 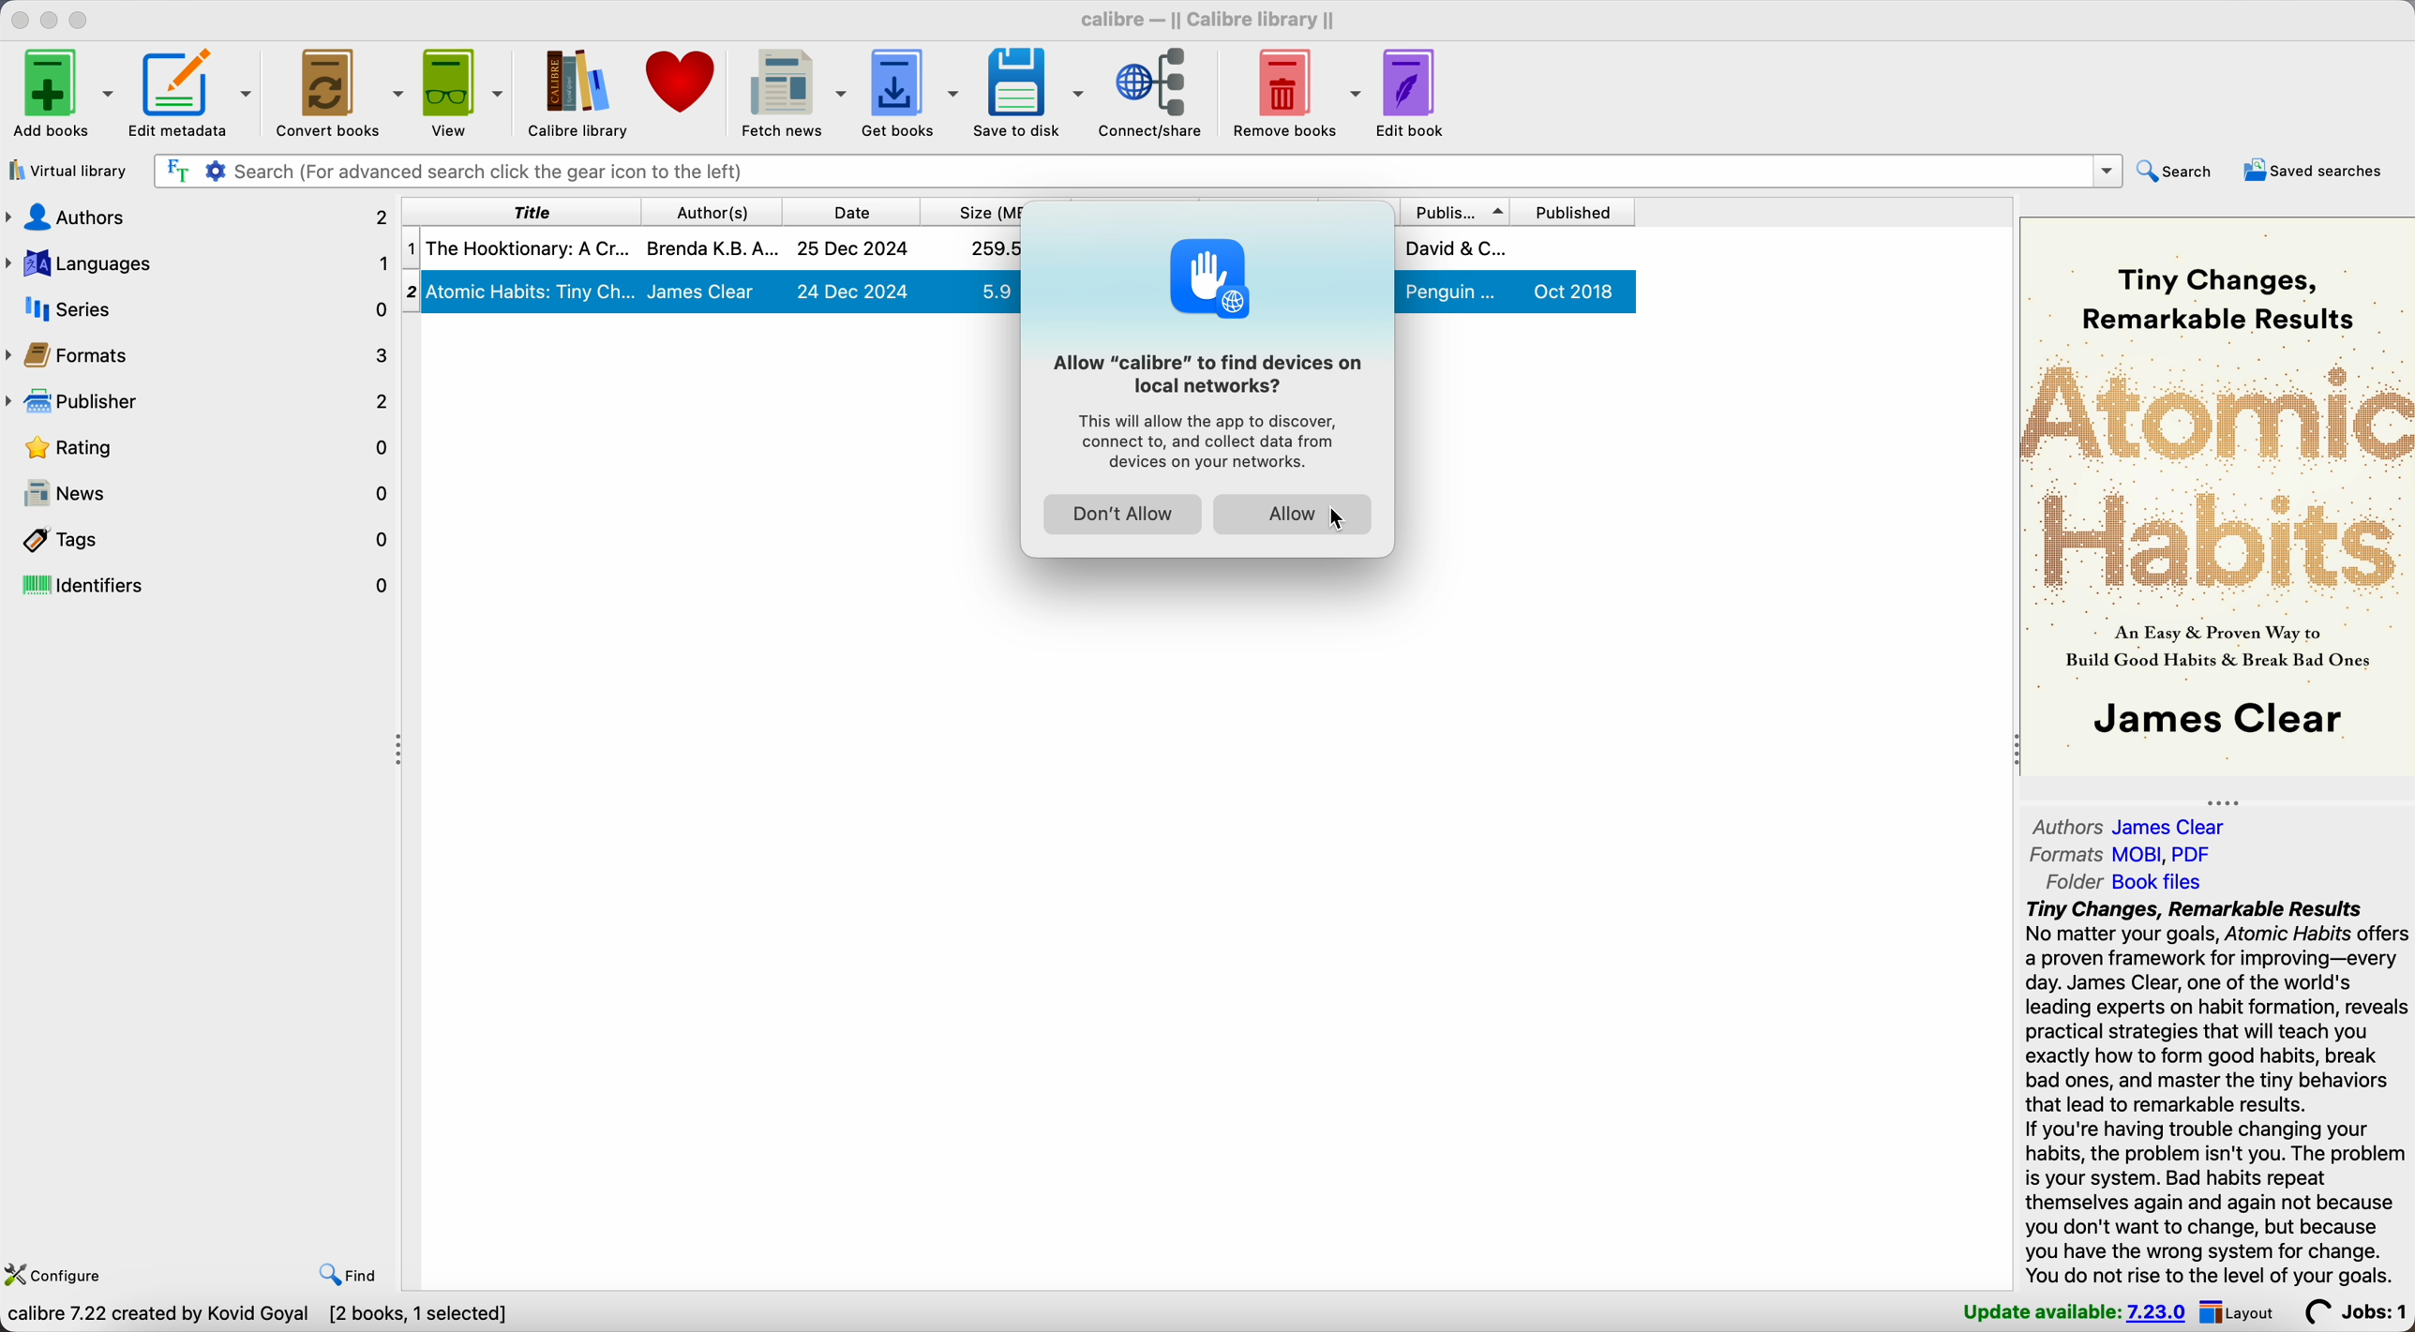 I want to click on published, so click(x=1576, y=210).